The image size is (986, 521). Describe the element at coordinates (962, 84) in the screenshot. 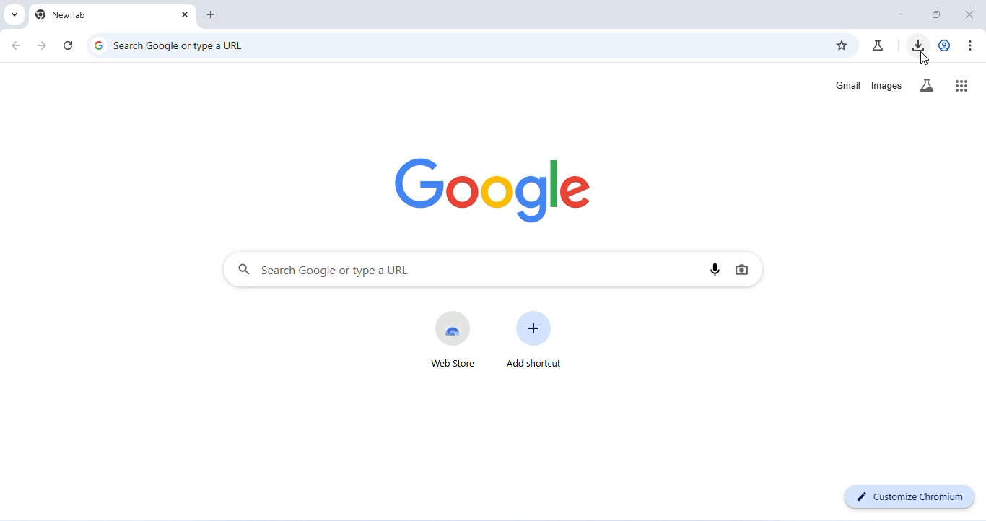

I see `google apps` at that location.